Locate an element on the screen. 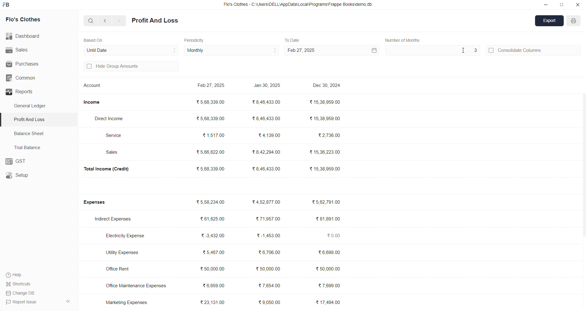 Image resolution: width=586 pixels, height=311 pixels. ₹568,339.00 is located at coordinates (212, 102).